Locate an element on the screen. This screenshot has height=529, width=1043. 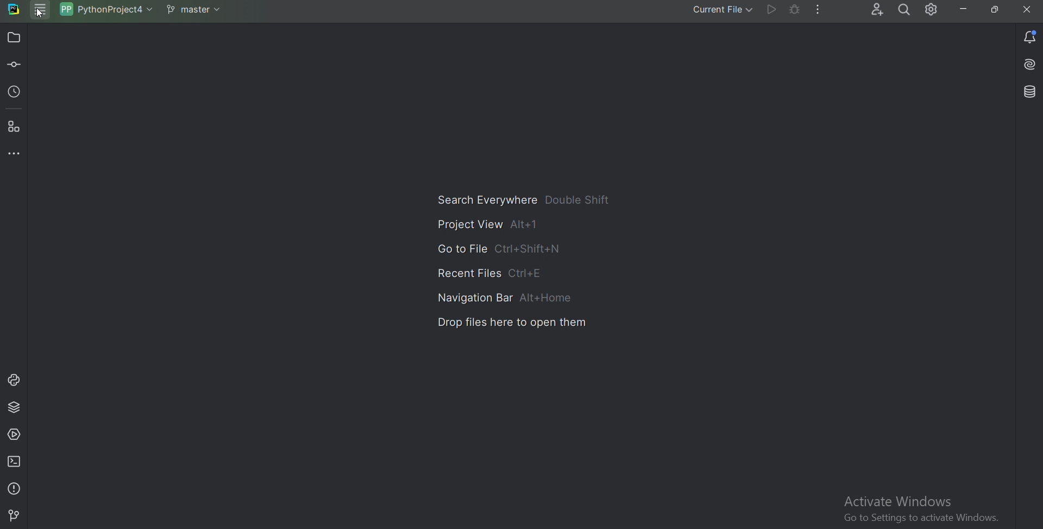
Project is located at coordinates (15, 37).